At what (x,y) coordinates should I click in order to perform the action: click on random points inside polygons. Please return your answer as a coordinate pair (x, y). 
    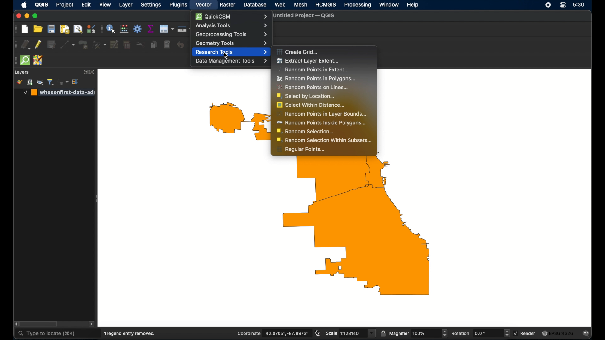
    Looking at the image, I should click on (321, 123).